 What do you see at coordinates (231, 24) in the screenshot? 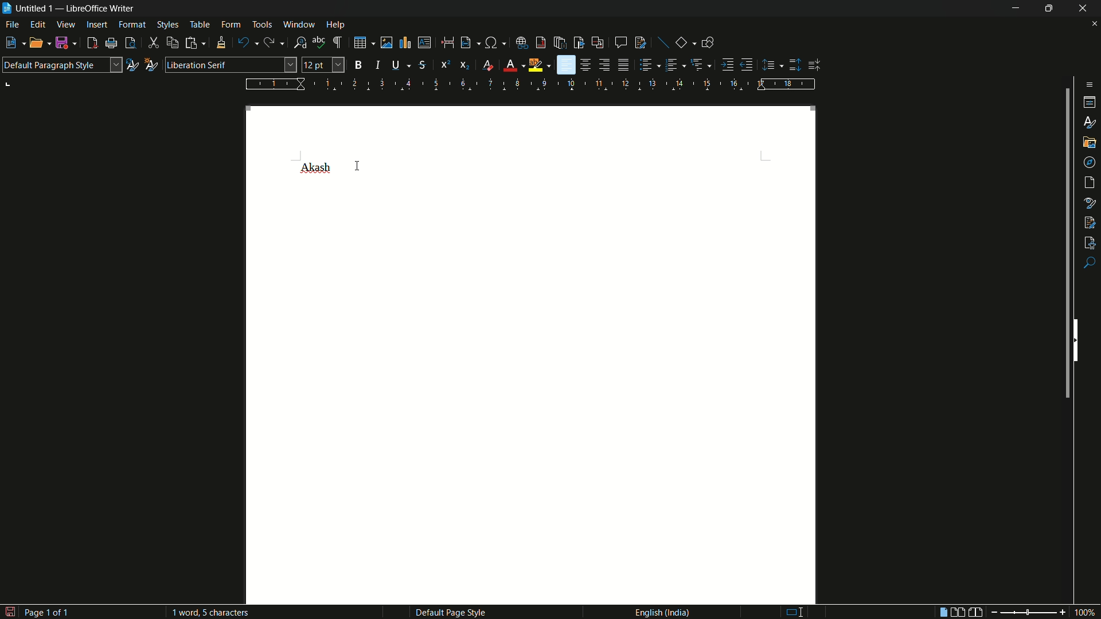
I see `form menu` at bounding box center [231, 24].